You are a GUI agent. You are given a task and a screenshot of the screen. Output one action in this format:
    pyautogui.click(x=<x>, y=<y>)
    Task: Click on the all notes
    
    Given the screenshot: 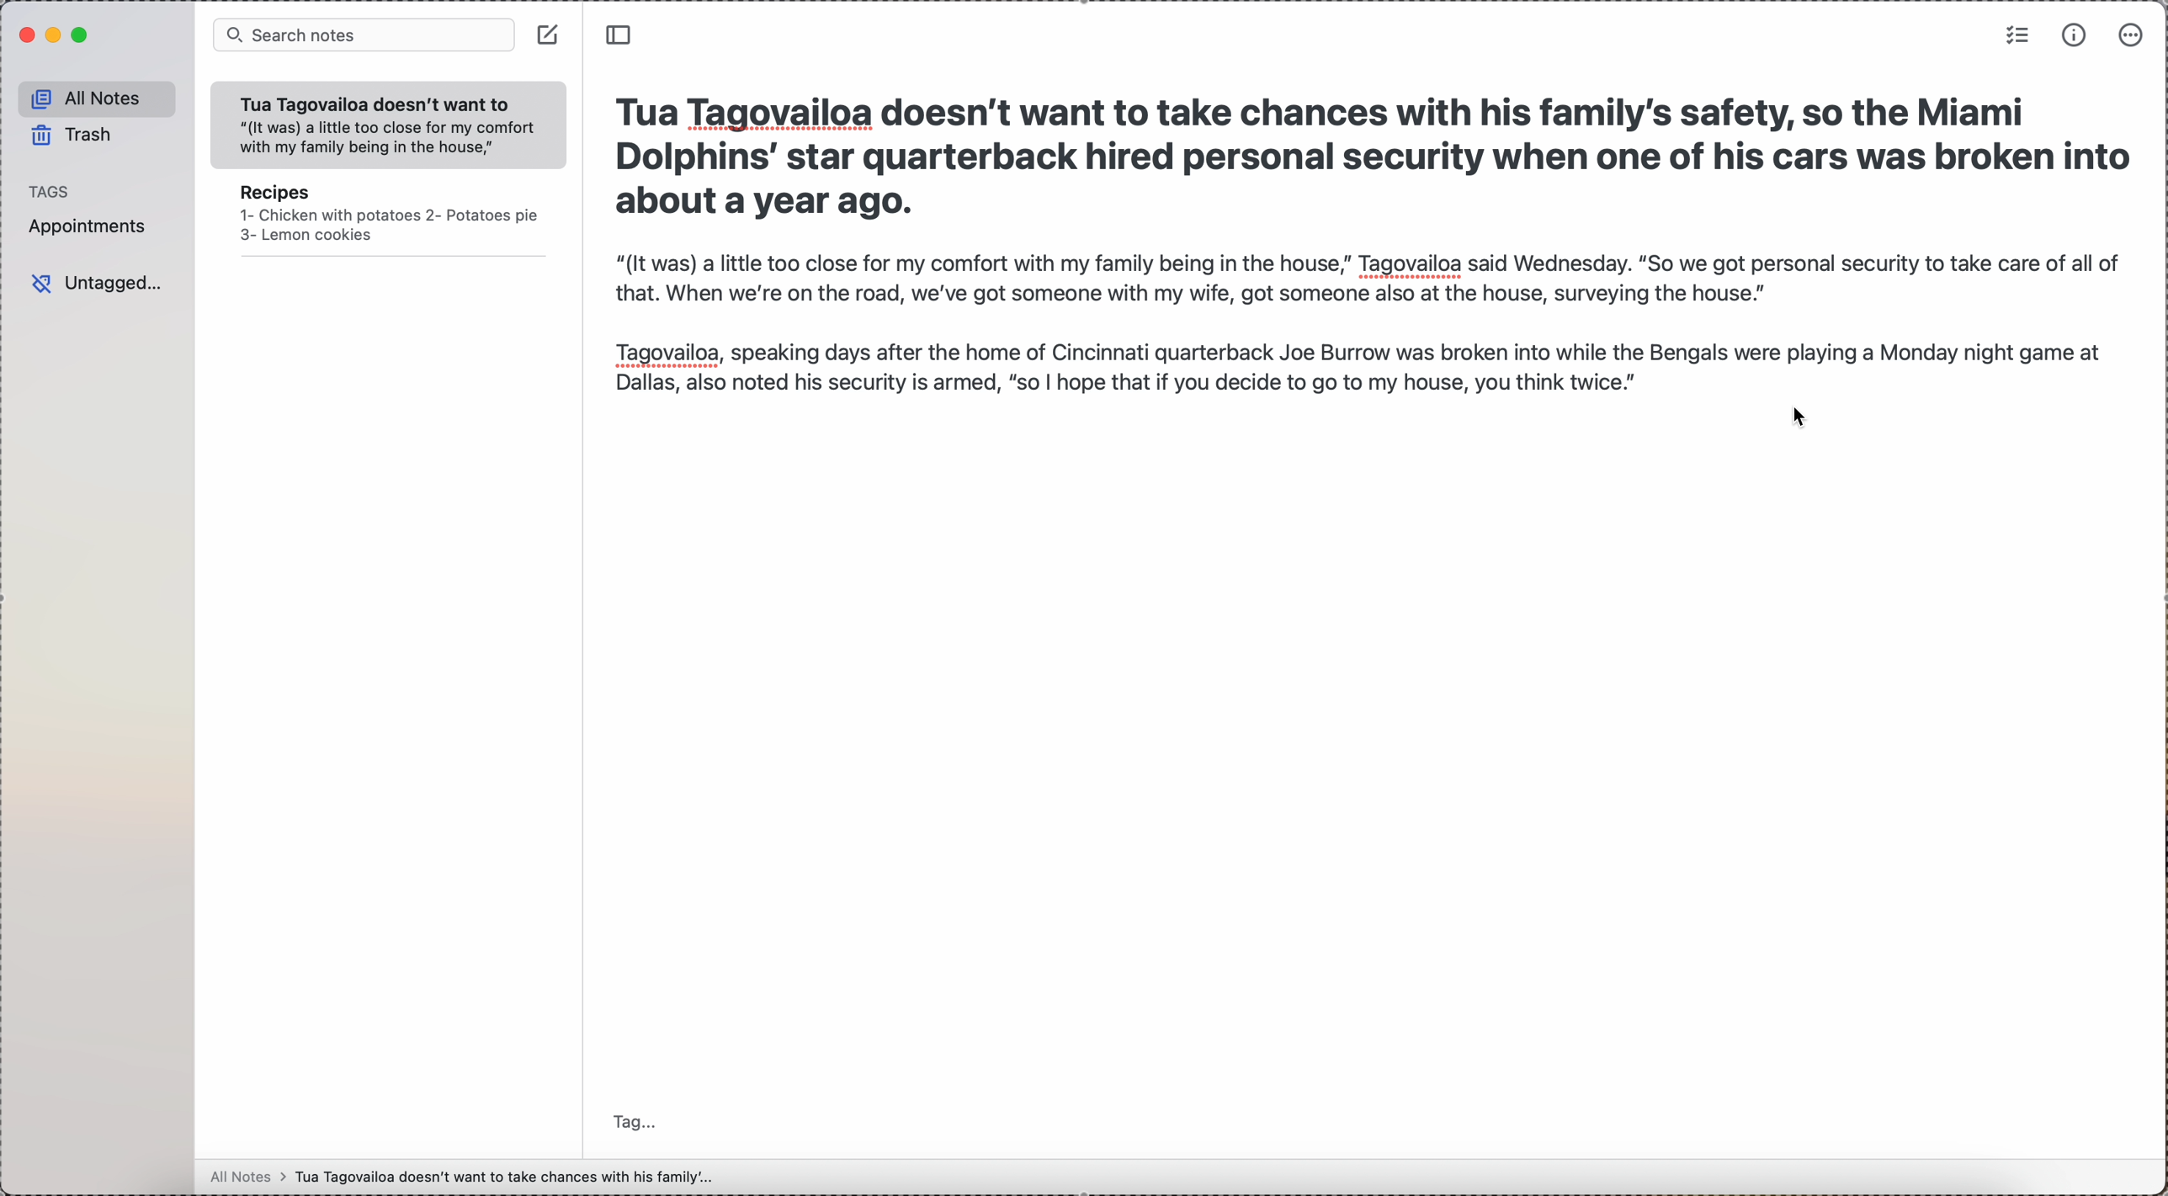 What is the action you would take?
    pyautogui.click(x=95, y=98)
    